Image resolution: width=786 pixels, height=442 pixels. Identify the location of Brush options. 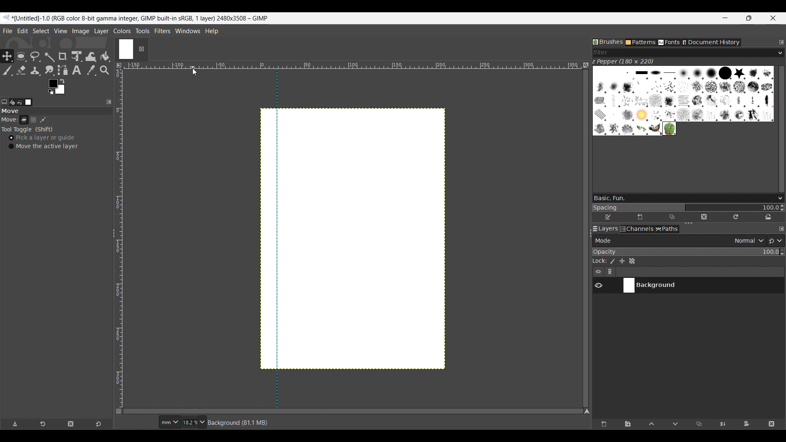
(779, 199).